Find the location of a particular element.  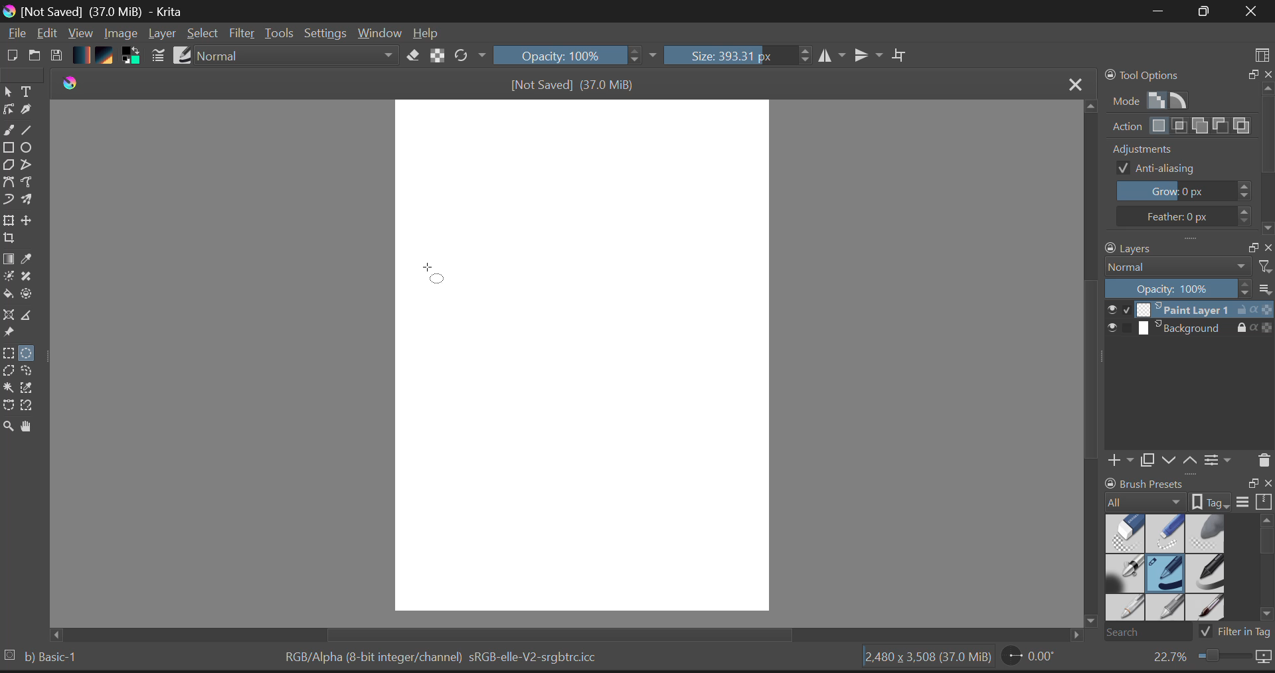

Color Information is located at coordinates (445, 658).